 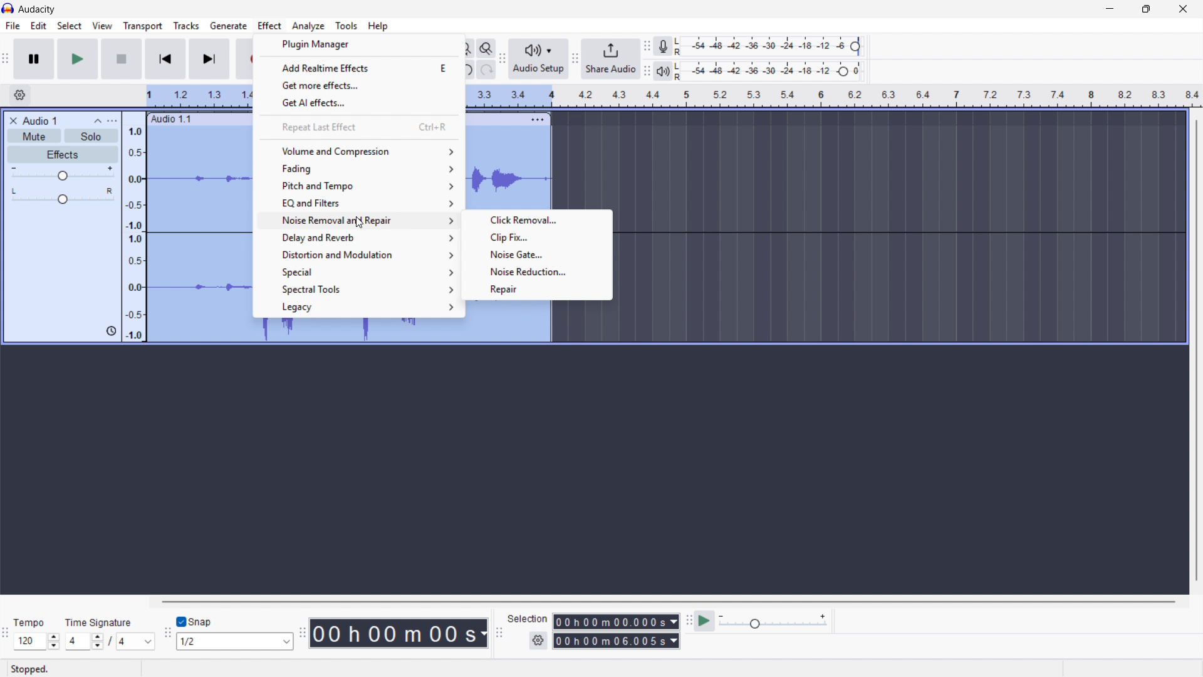 I want to click on View , so click(x=103, y=26).